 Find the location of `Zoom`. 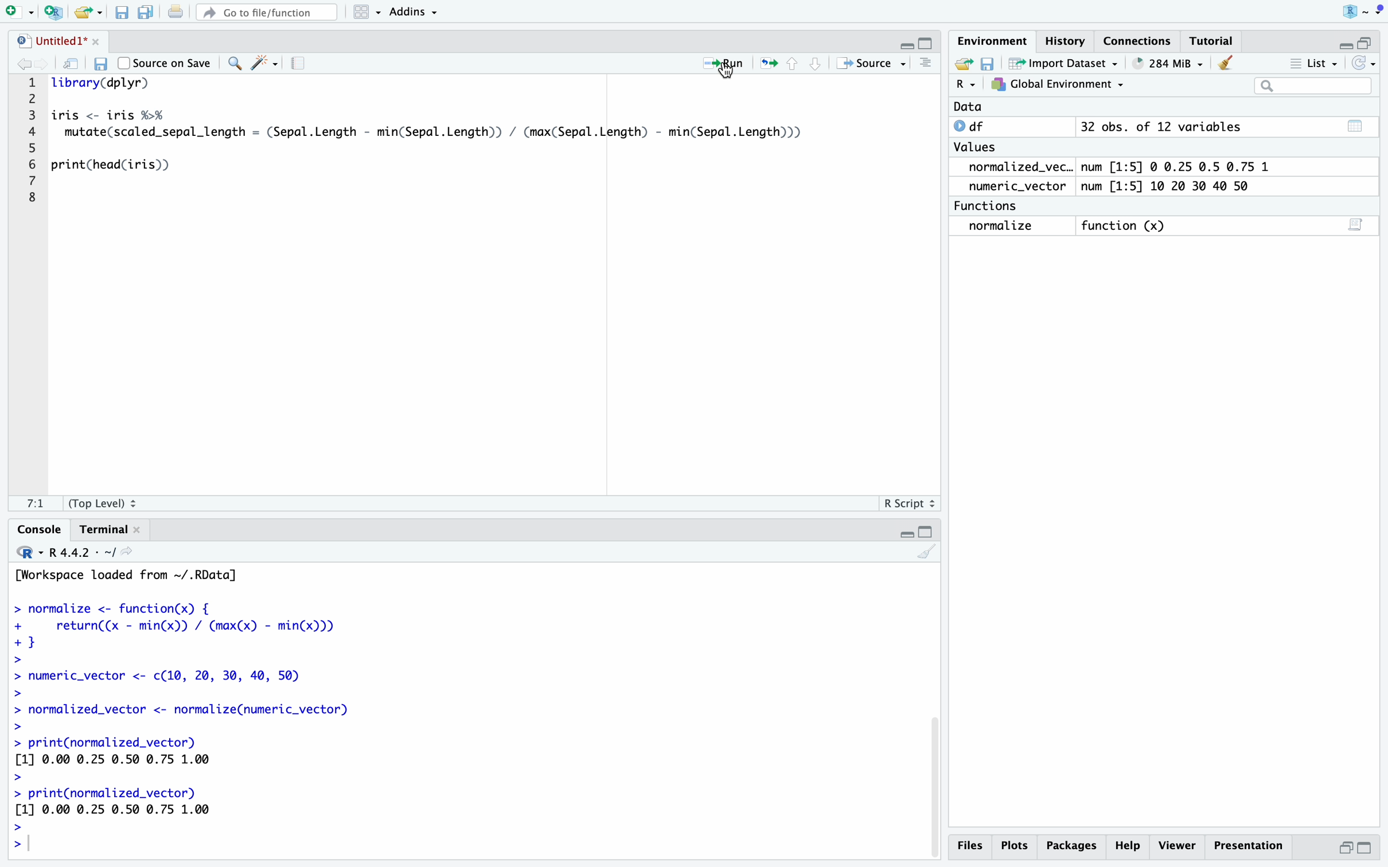

Zoom is located at coordinates (233, 62).